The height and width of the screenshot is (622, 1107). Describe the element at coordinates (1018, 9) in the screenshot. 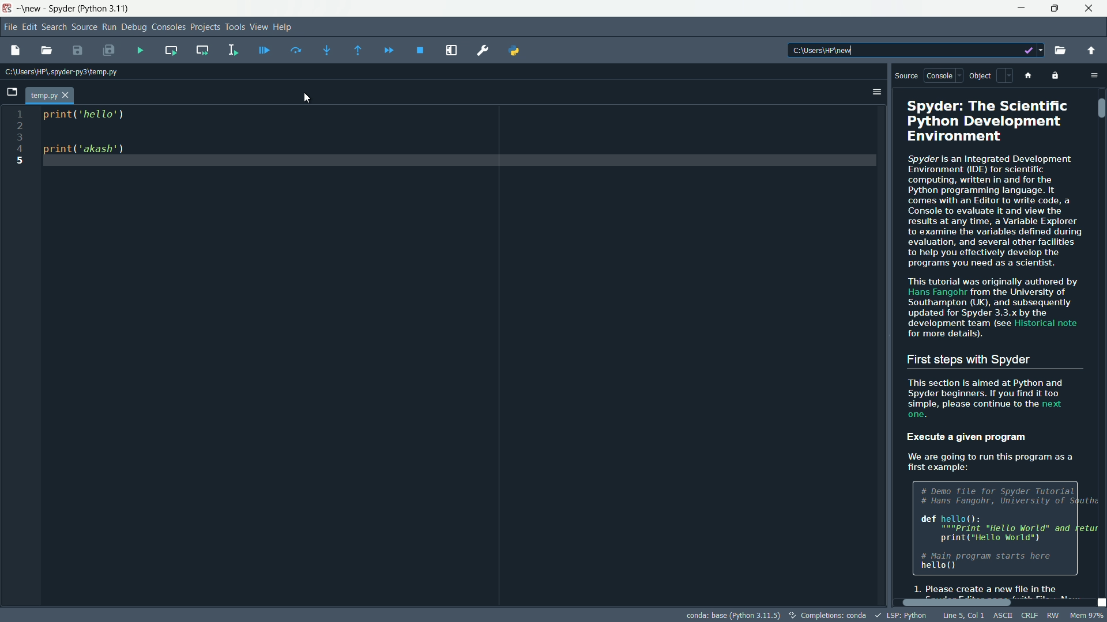

I see `minimize` at that location.